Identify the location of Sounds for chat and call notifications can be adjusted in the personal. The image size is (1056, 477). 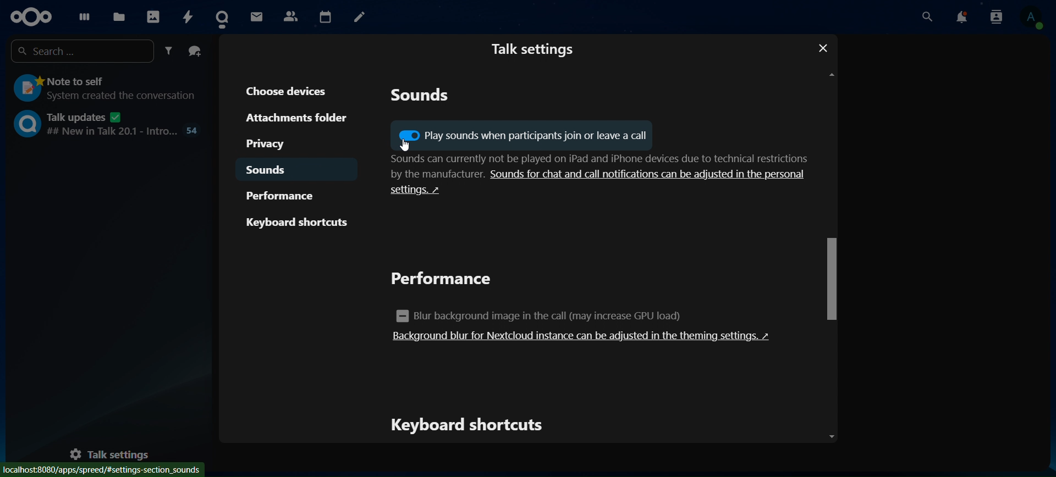
(650, 174).